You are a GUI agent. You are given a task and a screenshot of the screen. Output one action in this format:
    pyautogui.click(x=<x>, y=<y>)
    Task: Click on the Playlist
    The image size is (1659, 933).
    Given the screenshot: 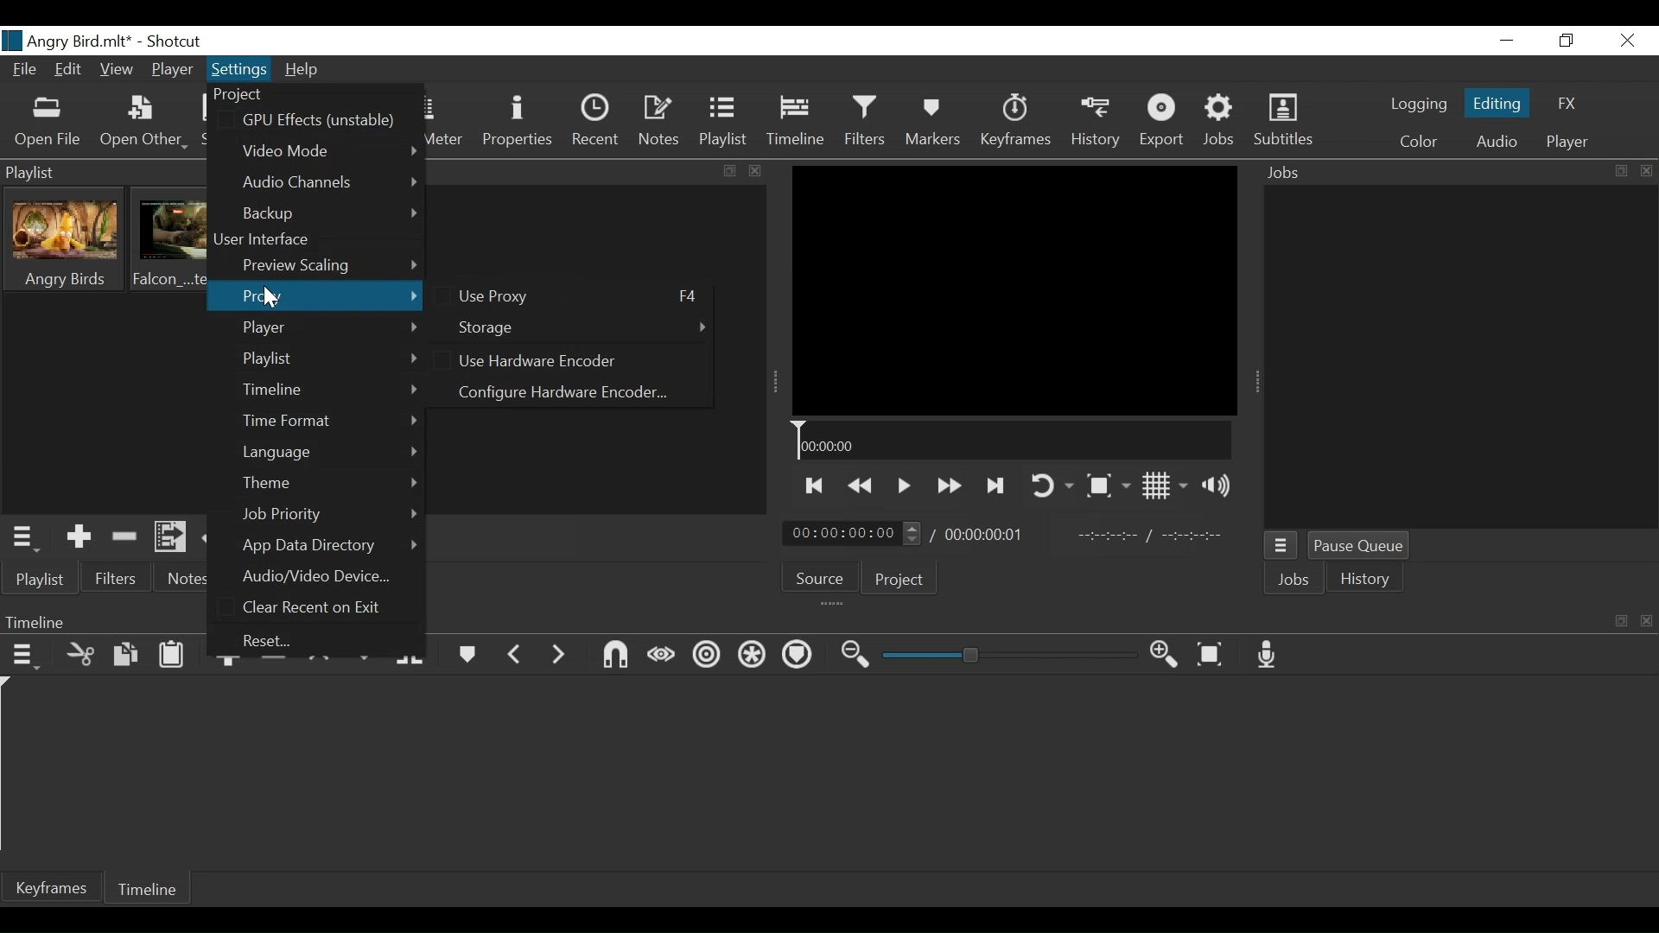 What is the action you would take?
    pyautogui.click(x=724, y=121)
    